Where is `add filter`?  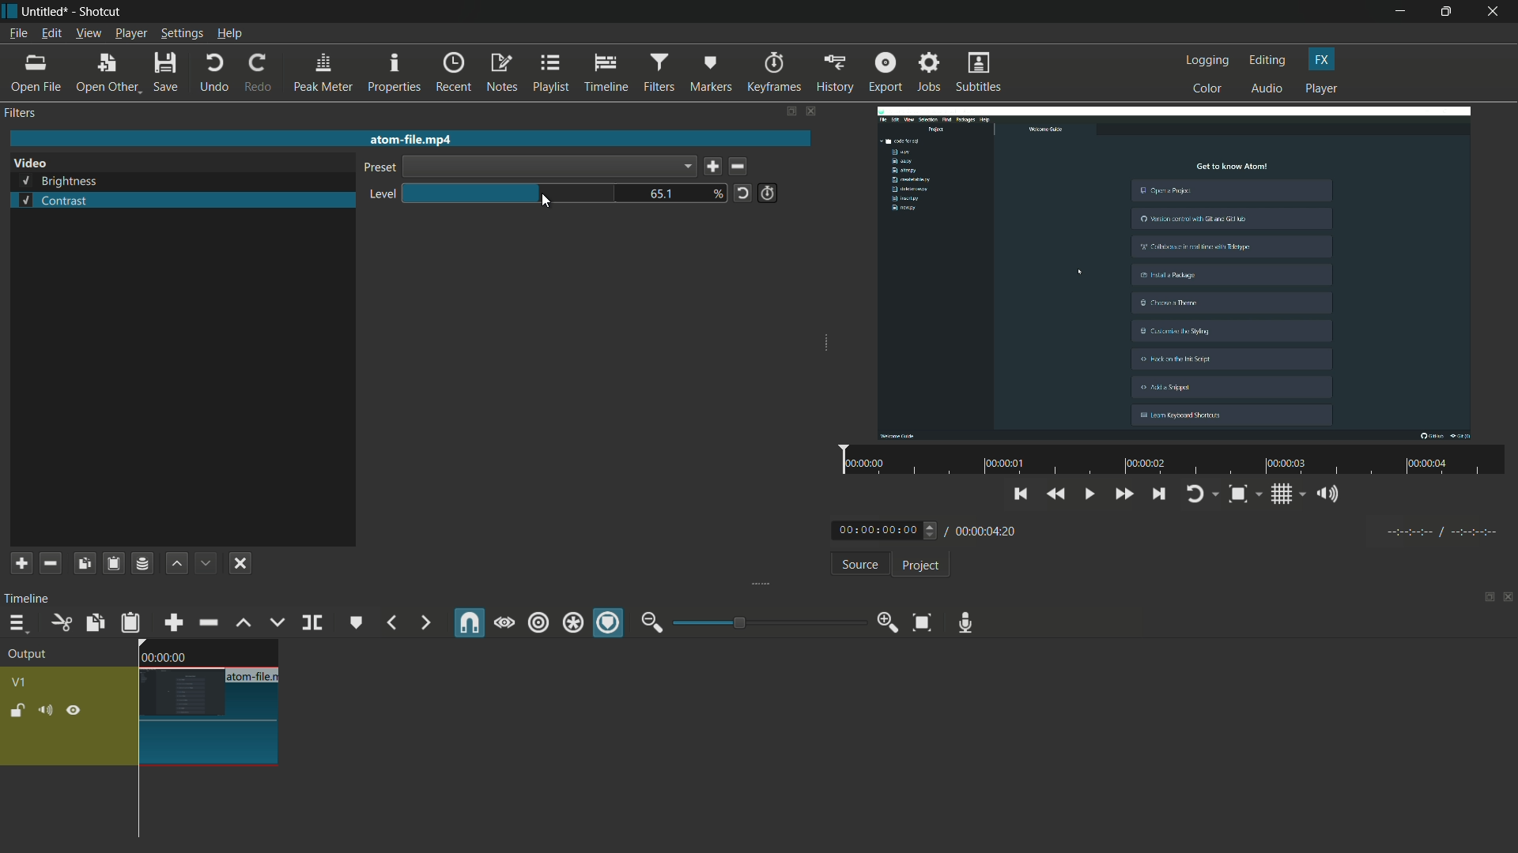
add filter is located at coordinates (21, 563).